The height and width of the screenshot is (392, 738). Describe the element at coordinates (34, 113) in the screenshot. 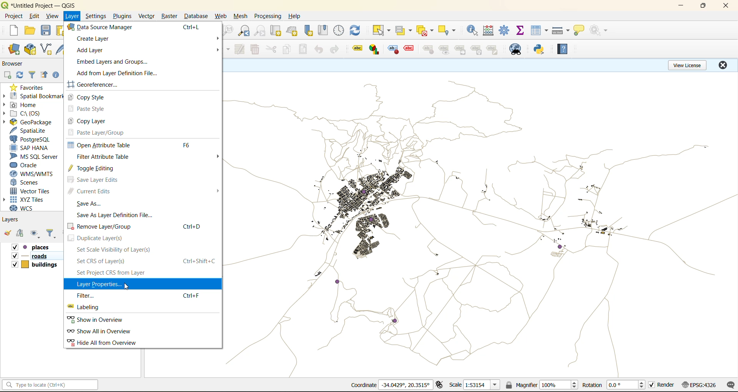

I see `c\:os` at that location.